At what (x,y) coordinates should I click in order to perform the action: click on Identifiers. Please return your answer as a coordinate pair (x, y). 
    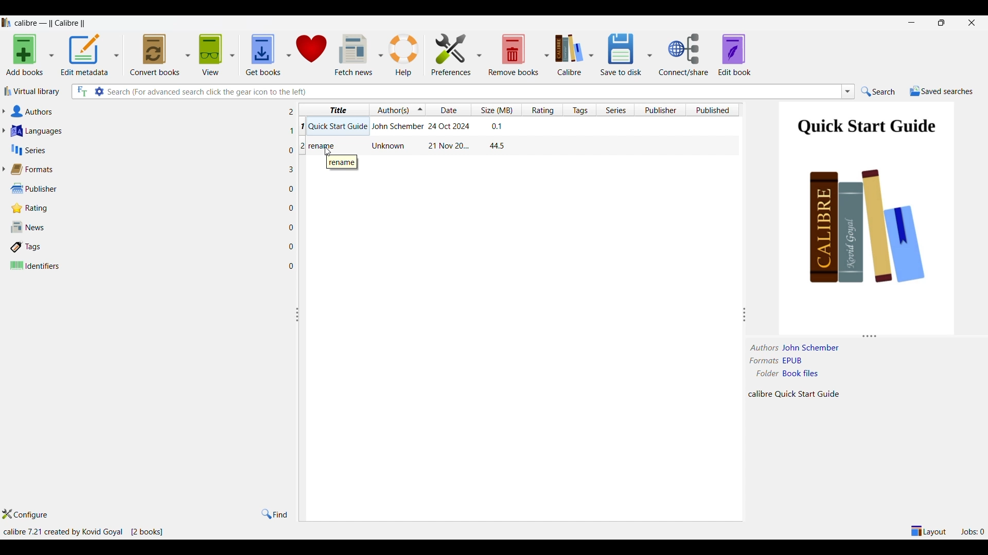
    Looking at the image, I should click on (146, 265).